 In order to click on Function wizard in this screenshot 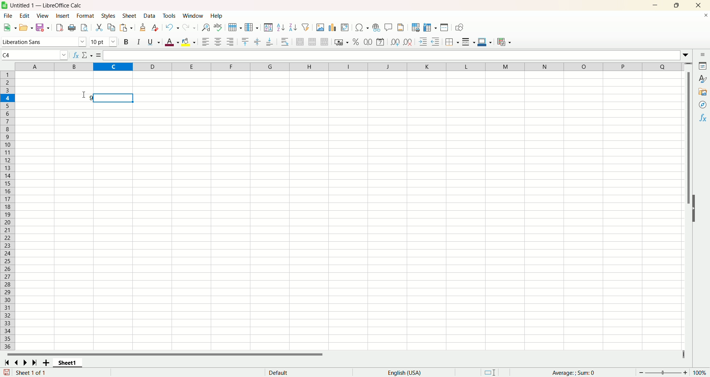, I will do `click(75, 55)`.